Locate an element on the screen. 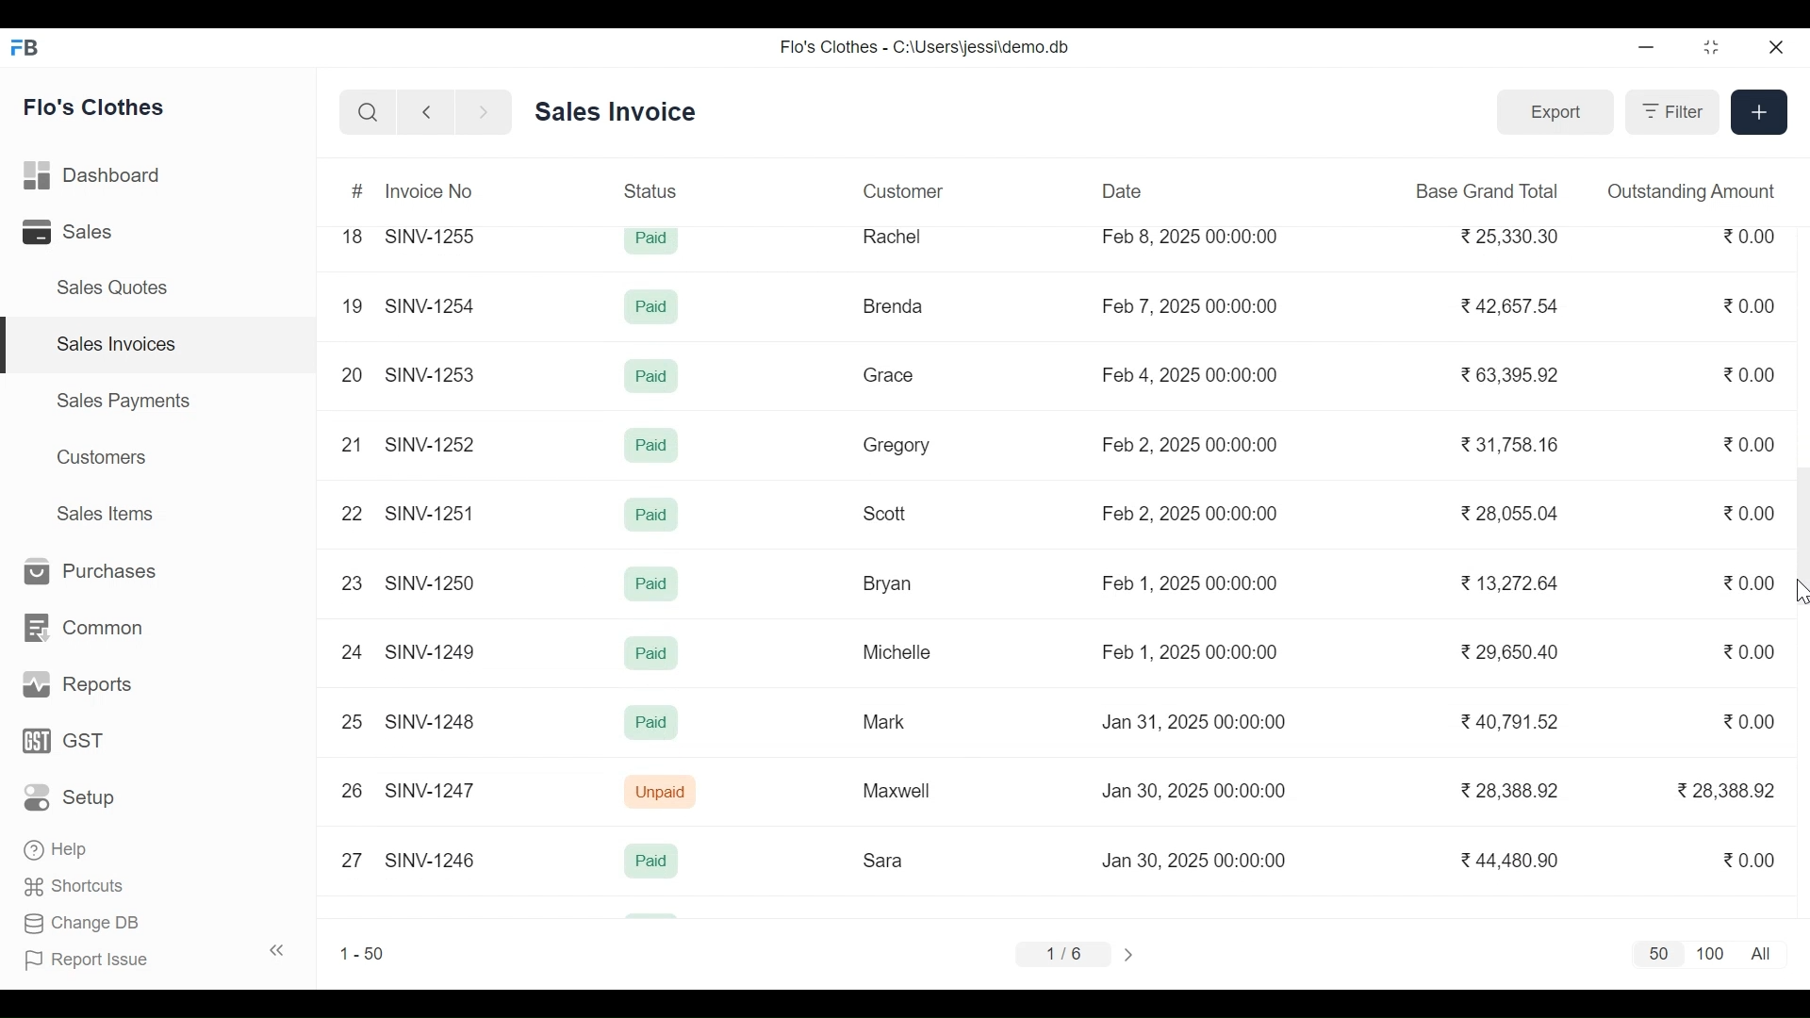  Paid is located at coordinates (654, 309).